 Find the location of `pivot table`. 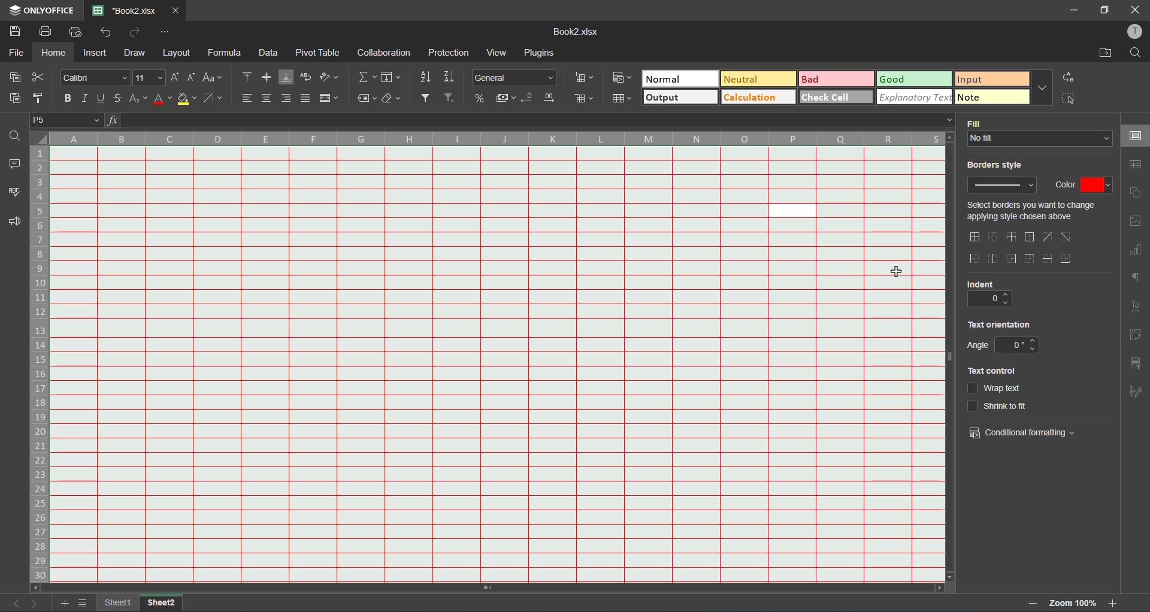

pivot table is located at coordinates (319, 52).